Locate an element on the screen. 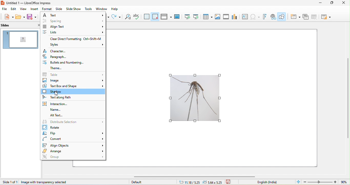 The width and height of the screenshot is (350, 185). shadow is located at coordinates (73, 91).